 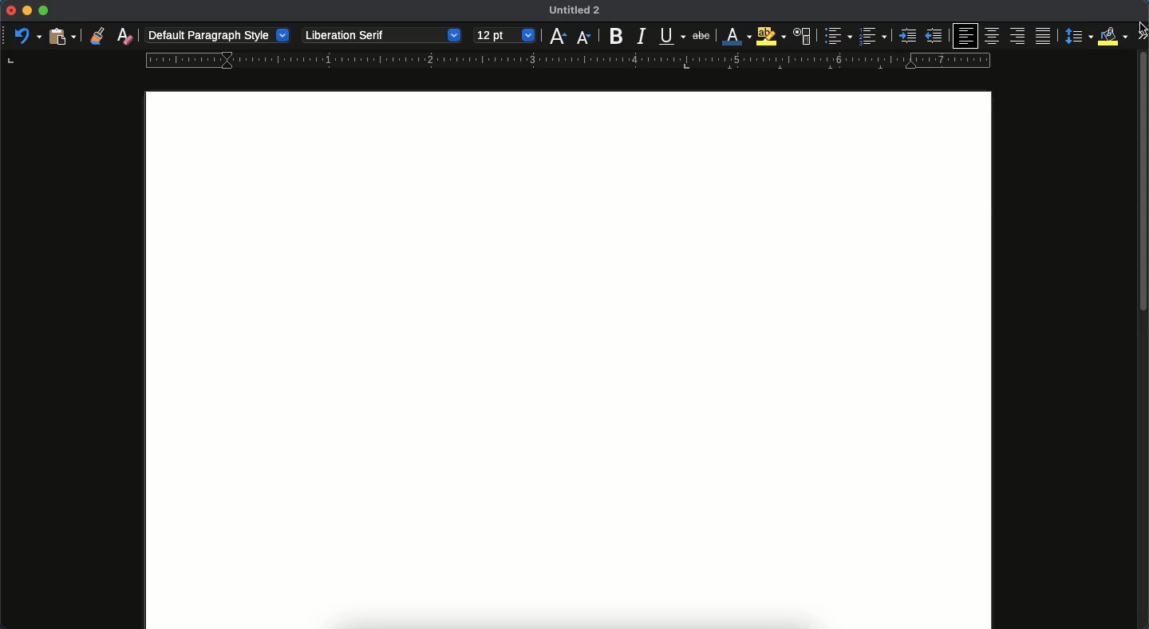 I want to click on underline, so click(x=672, y=37).